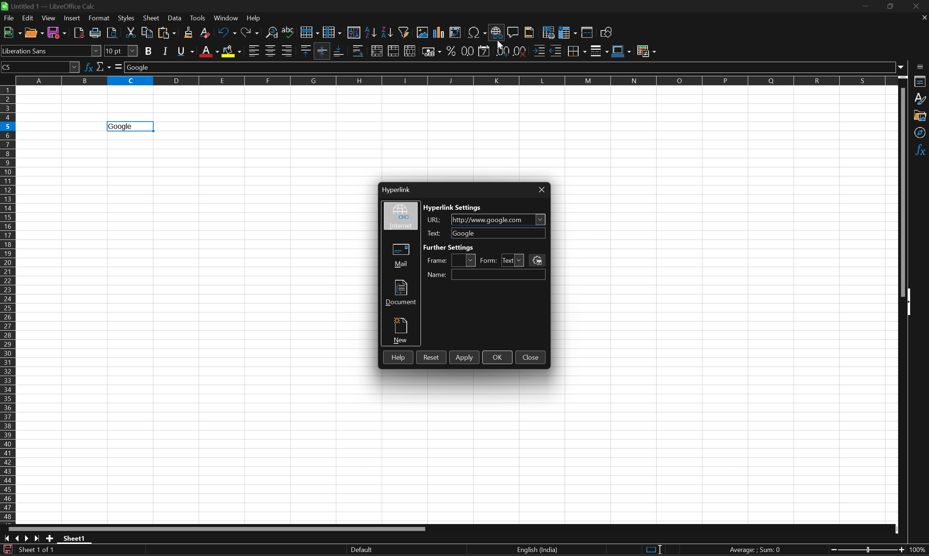 This screenshot has height=556, width=929. I want to click on Save, so click(57, 32).